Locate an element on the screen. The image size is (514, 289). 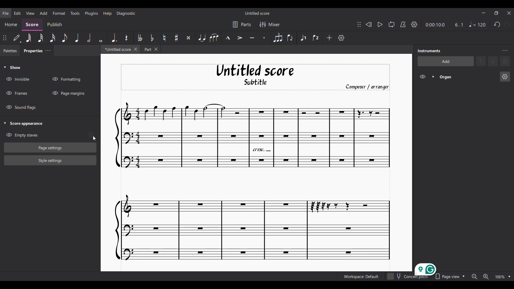
Whole note is located at coordinates (101, 38).